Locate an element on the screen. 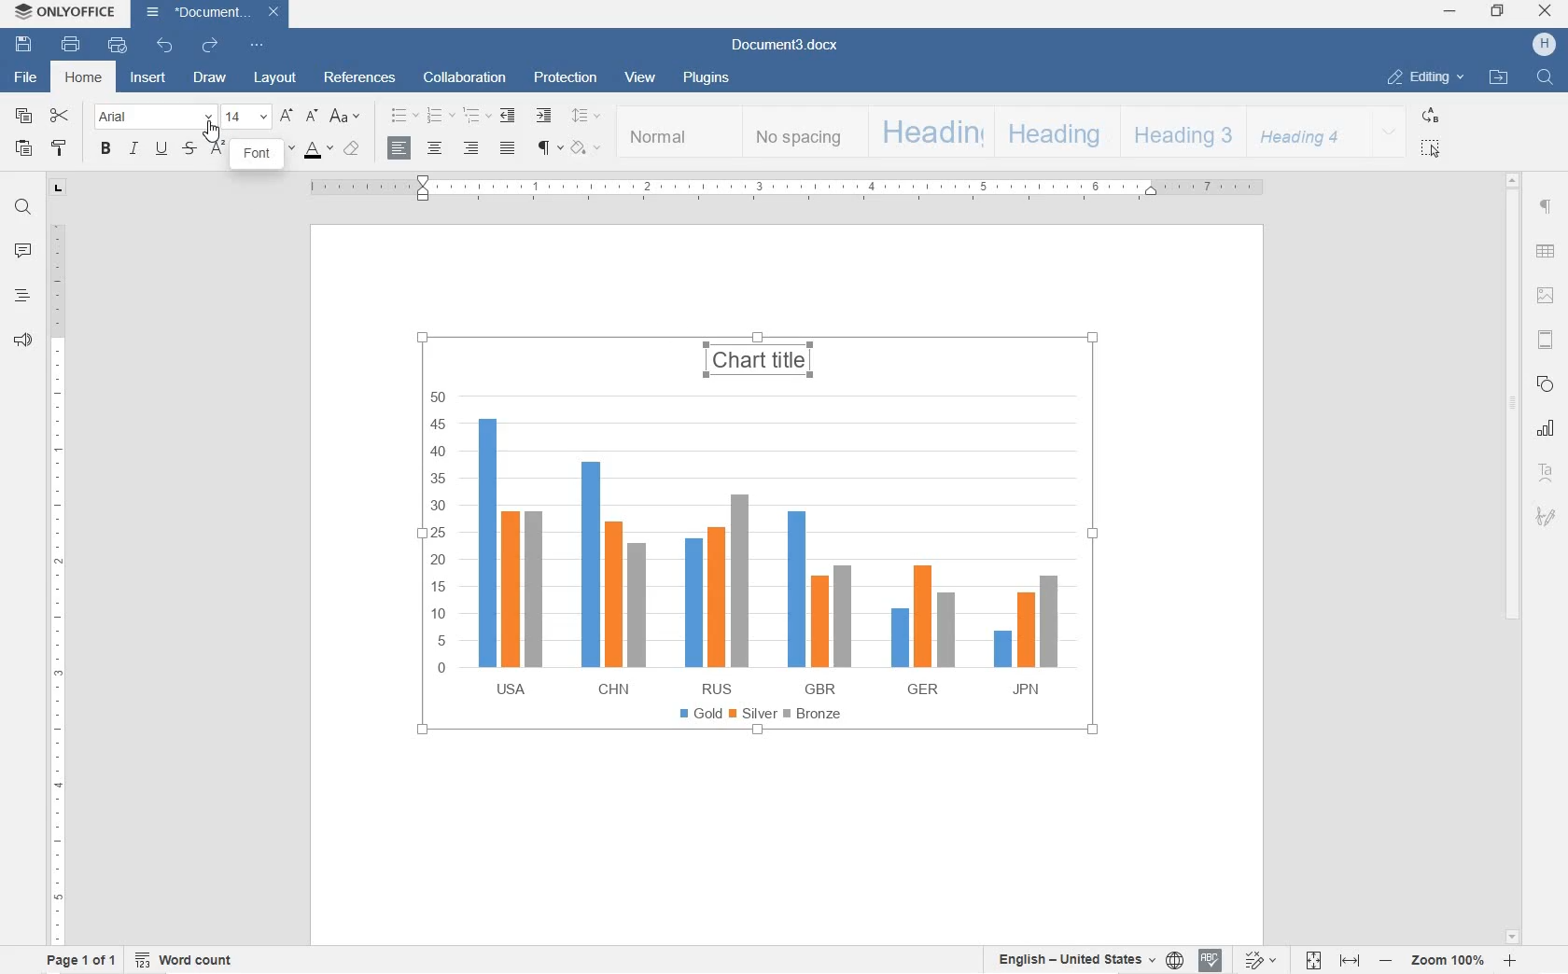 The width and height of the screenshot is (1568, 974). FIT TO PAGE OR WIDTH is located at coordinates (1331, 959).